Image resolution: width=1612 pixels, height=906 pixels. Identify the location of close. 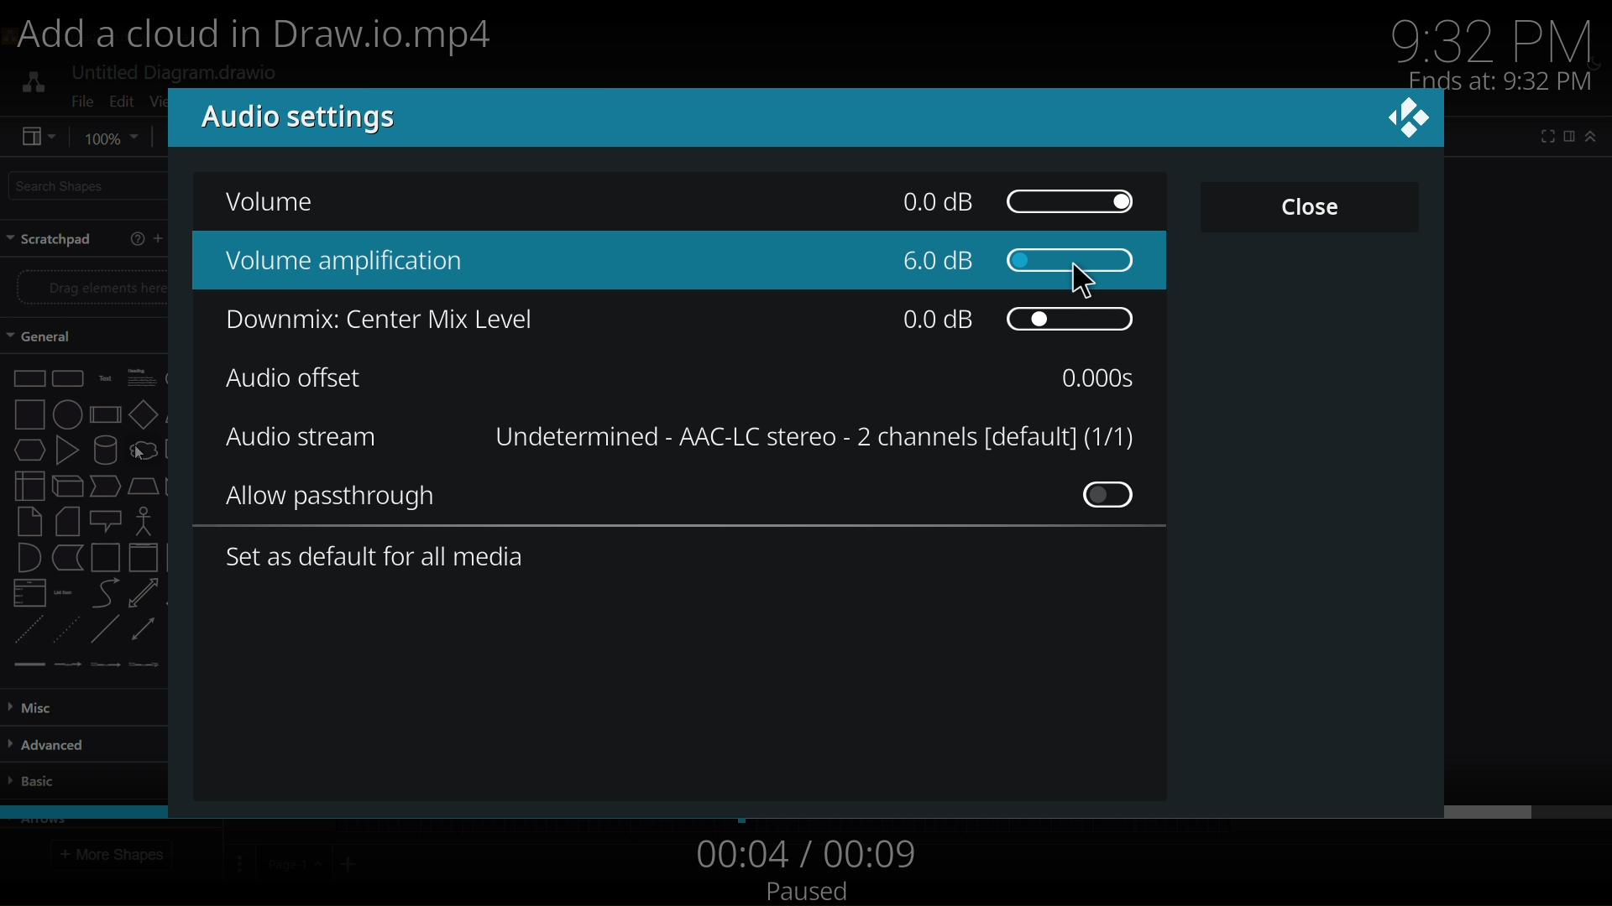
(1311, 205).